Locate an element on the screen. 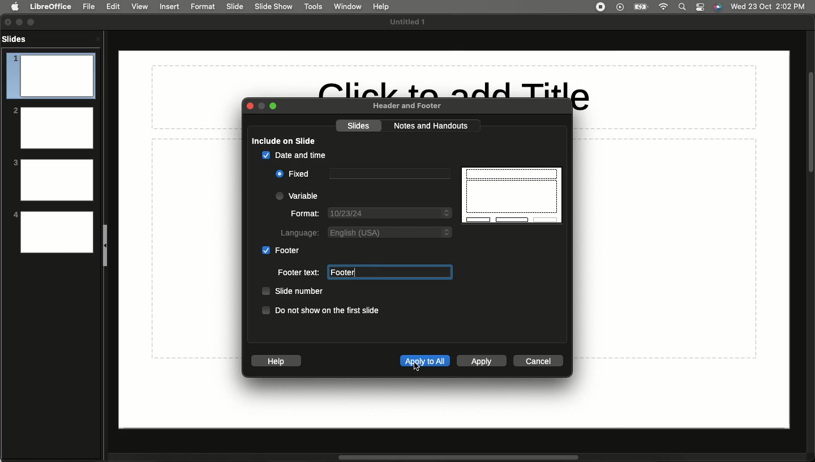  View is located at coordinates (139, 6).